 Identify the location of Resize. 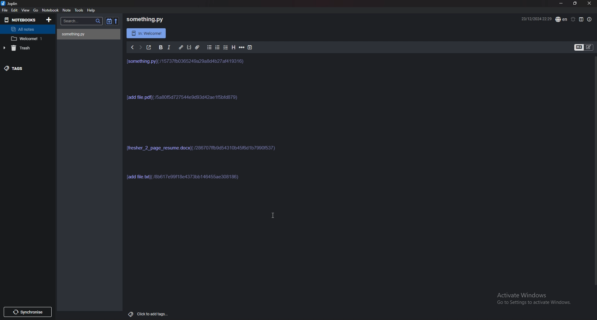
(574, 3).